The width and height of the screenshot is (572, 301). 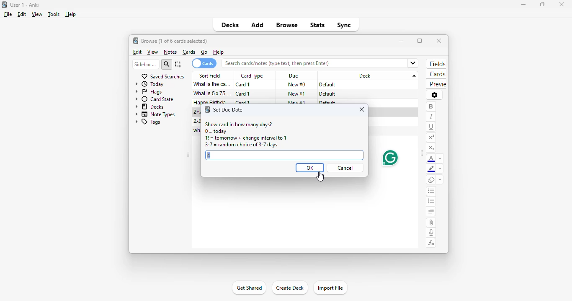 What do you see at coordinates (369, 75) in the screenshot?
I see `deck` at bounding box center [369, 75].